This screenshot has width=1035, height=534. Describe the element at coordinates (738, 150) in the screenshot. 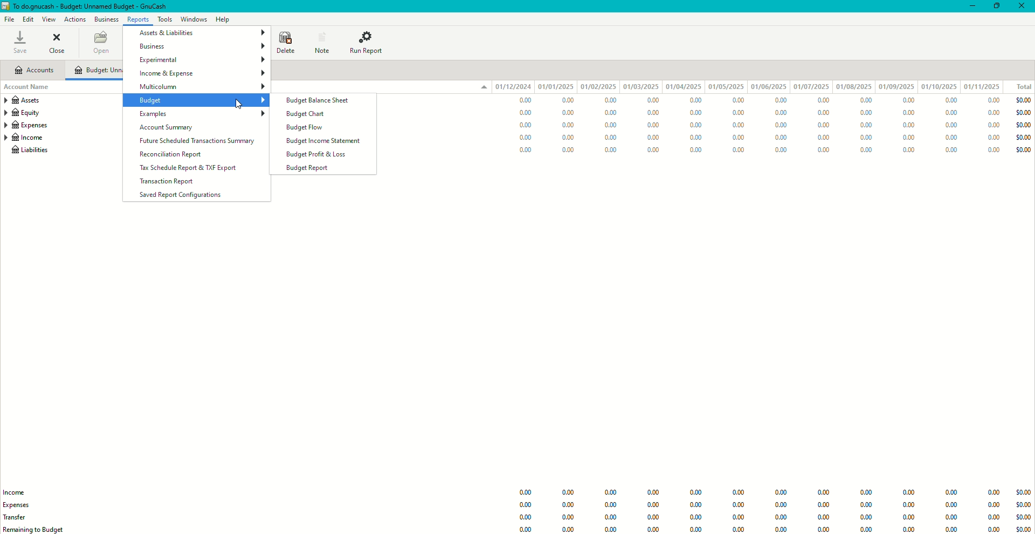

I see `0.00` at that location.